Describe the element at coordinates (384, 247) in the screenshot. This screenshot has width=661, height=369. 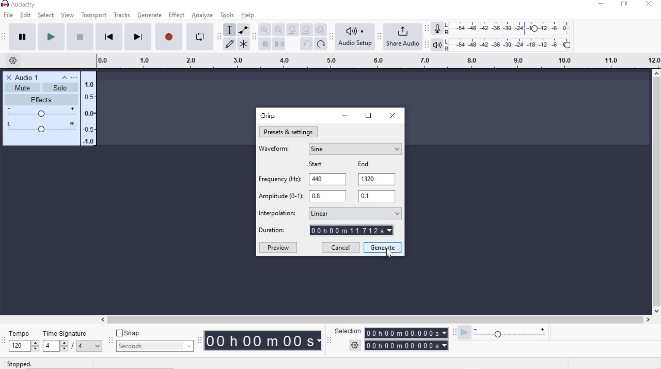
I see `generate` at that location.